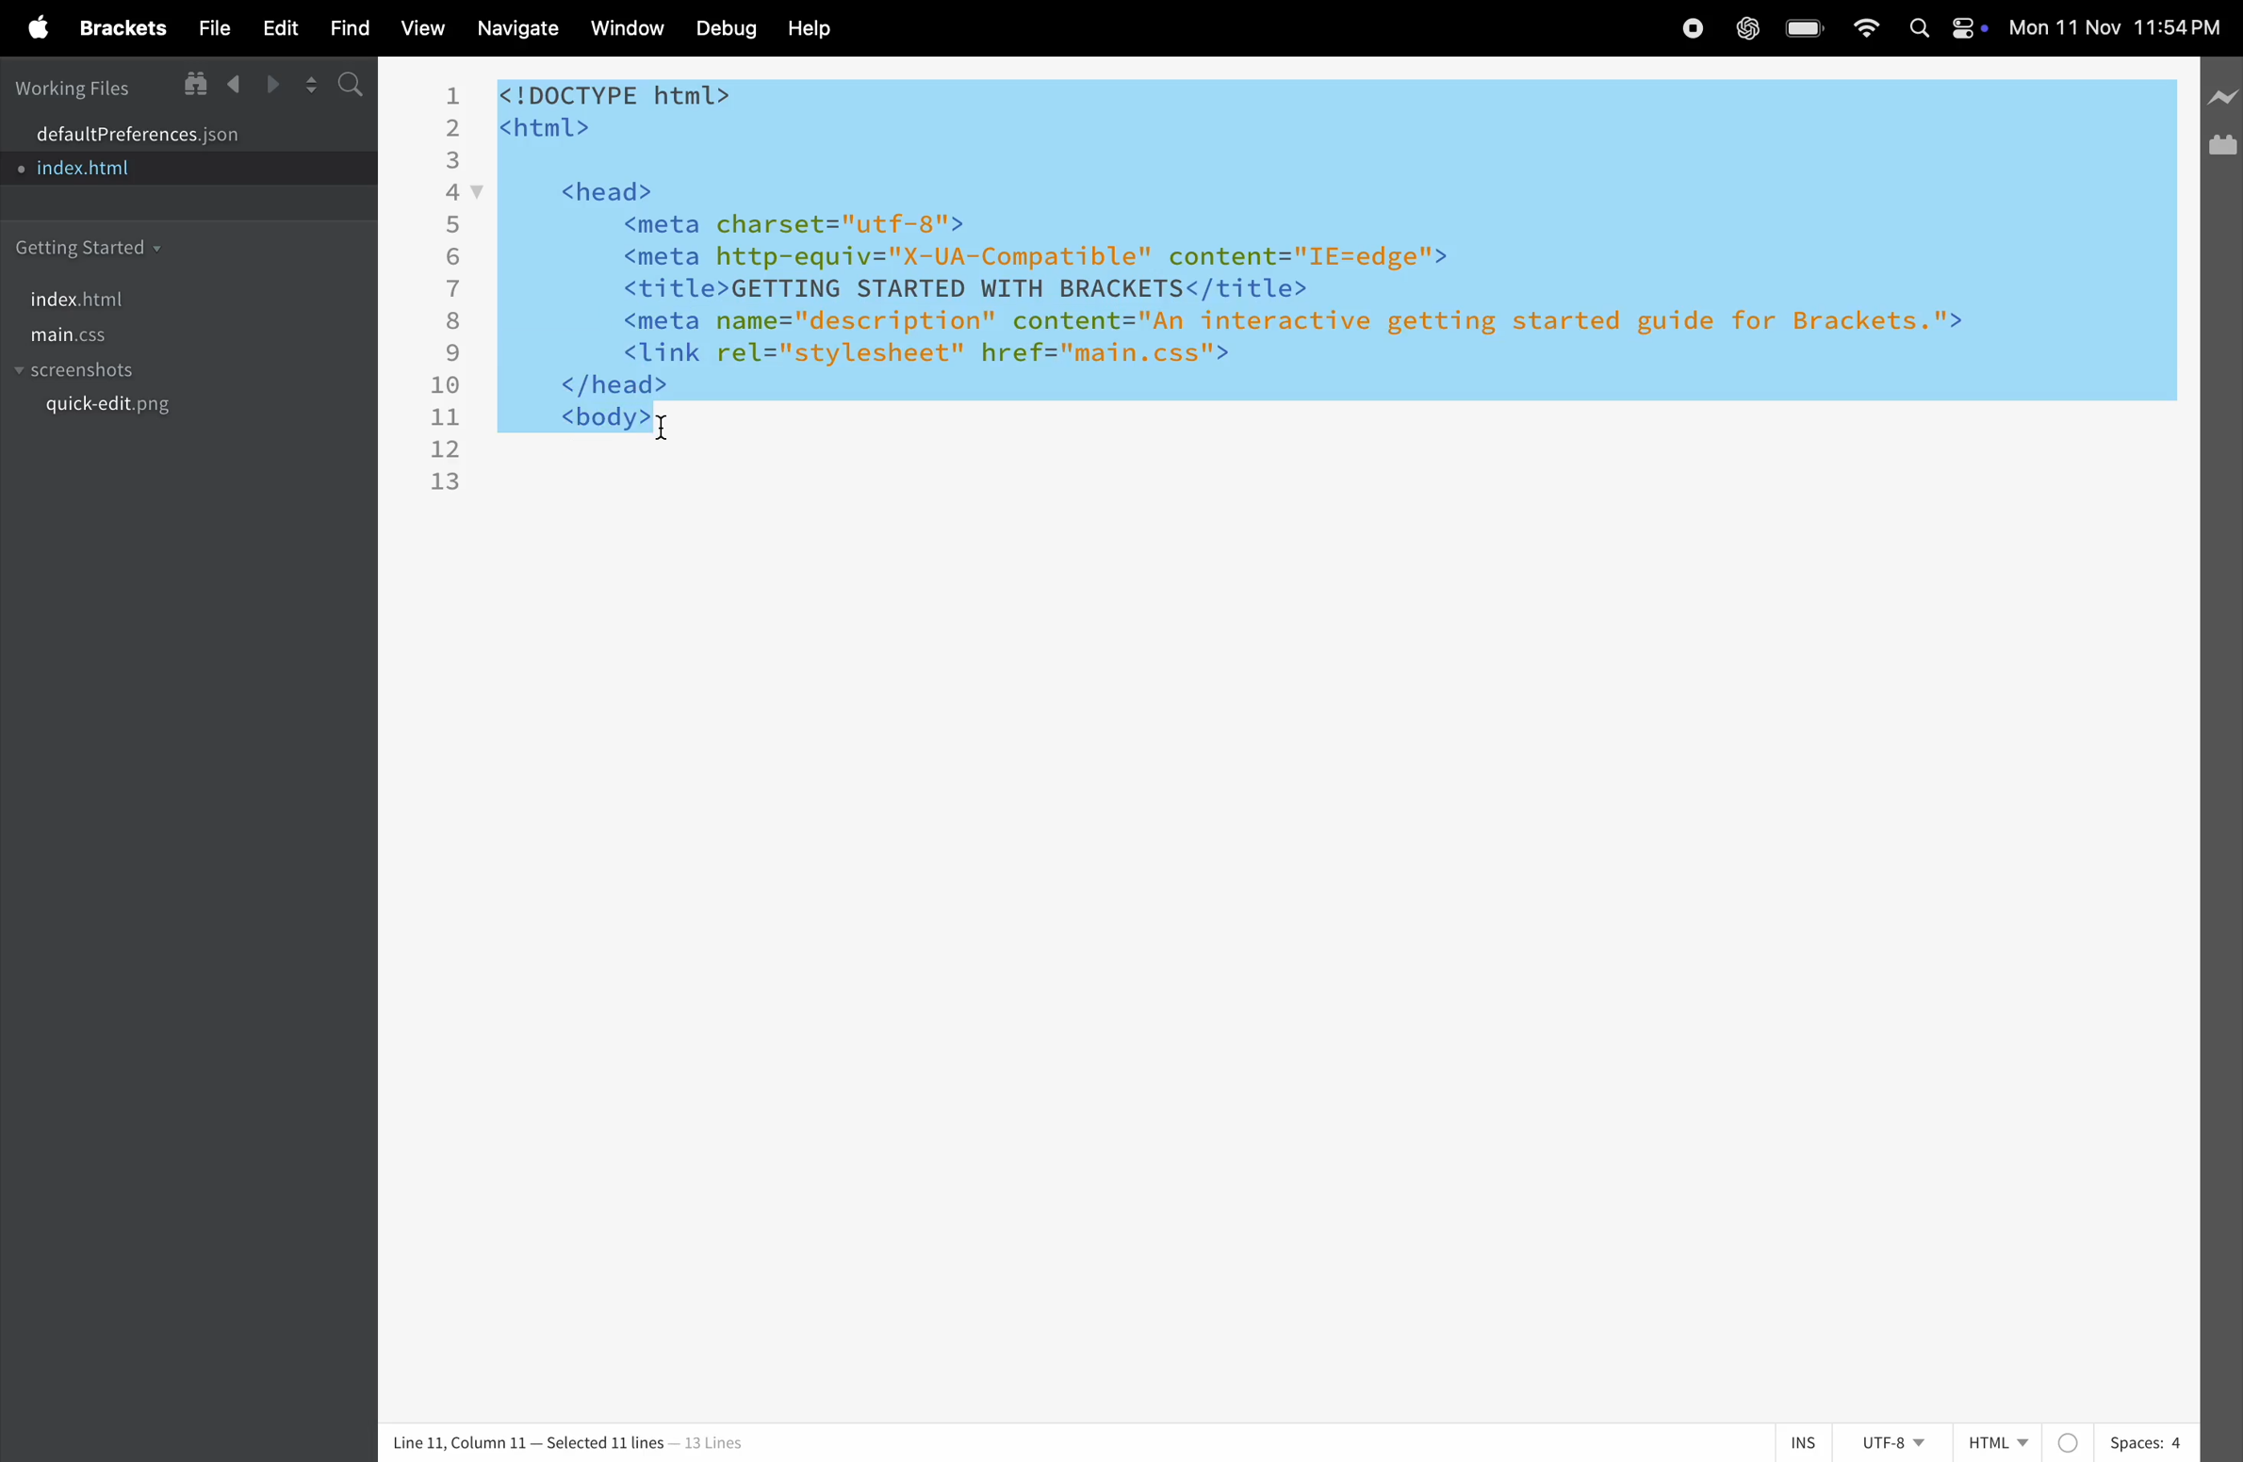 The width and height of the screenshot is (2243, 1462). What do you see at coordinates (454, 128) in the screenshot?
I see `2` at bounding box center [454, 128].